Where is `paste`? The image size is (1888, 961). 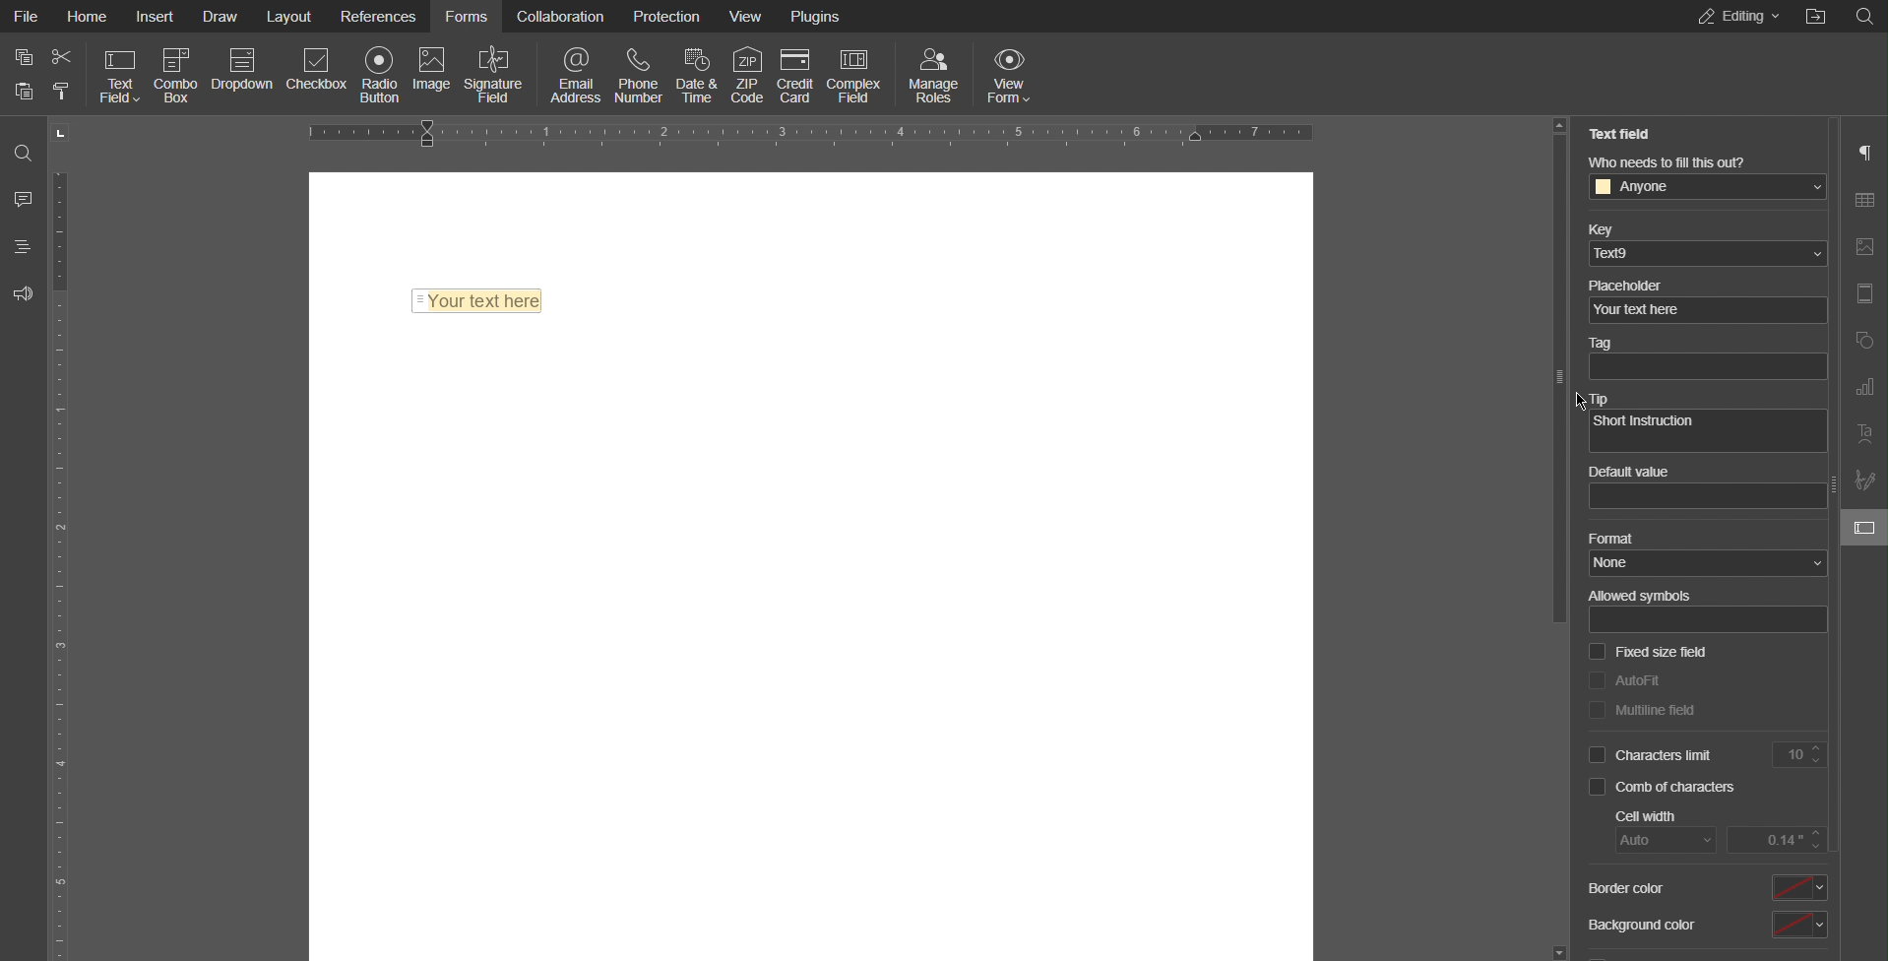 paste is located at coordinates (26, 92).